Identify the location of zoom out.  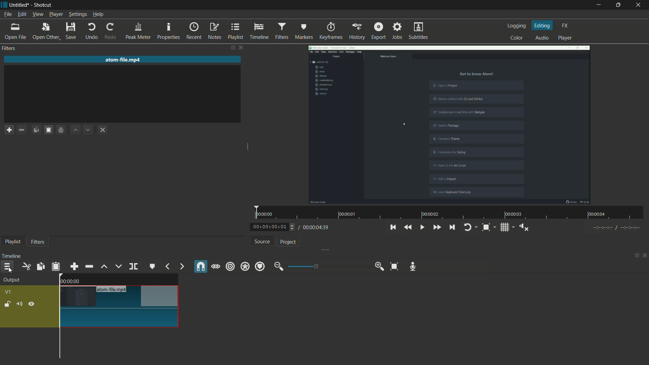
(279, 266).